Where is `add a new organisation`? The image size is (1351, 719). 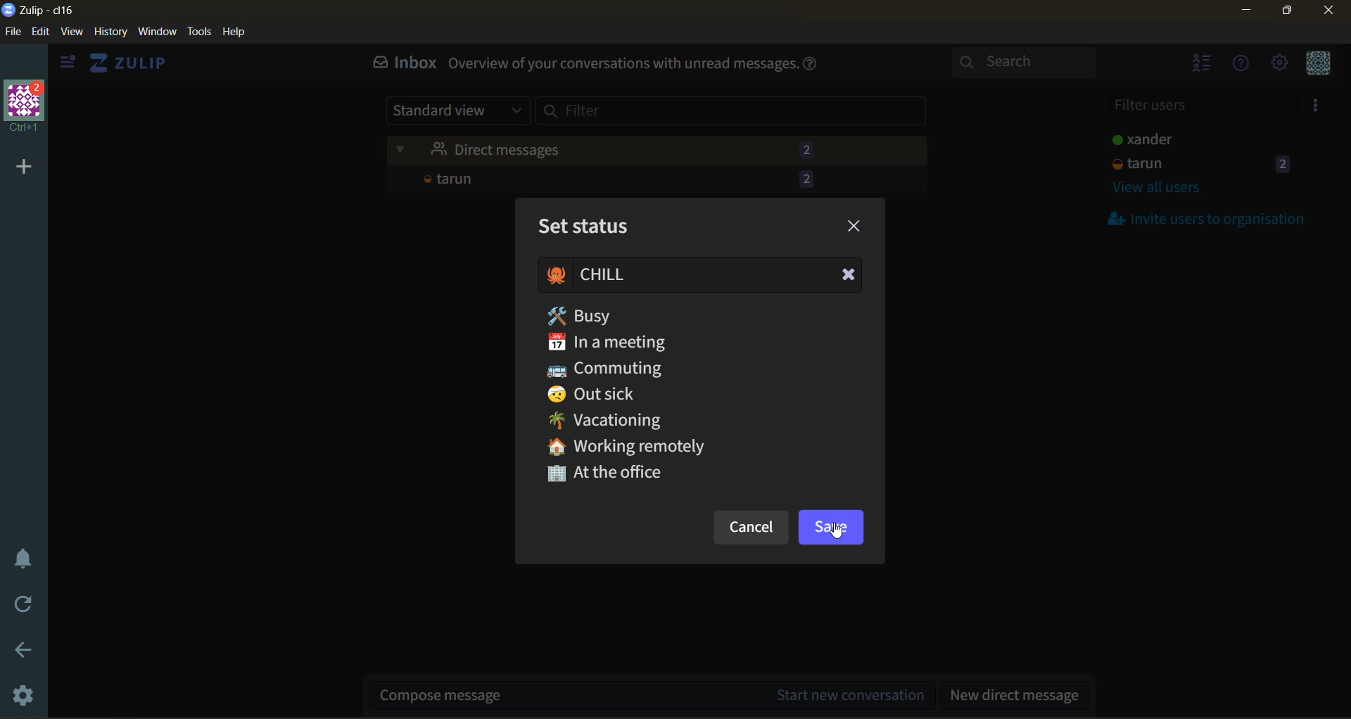 add a new organisation is located at coordinates (23, 165).